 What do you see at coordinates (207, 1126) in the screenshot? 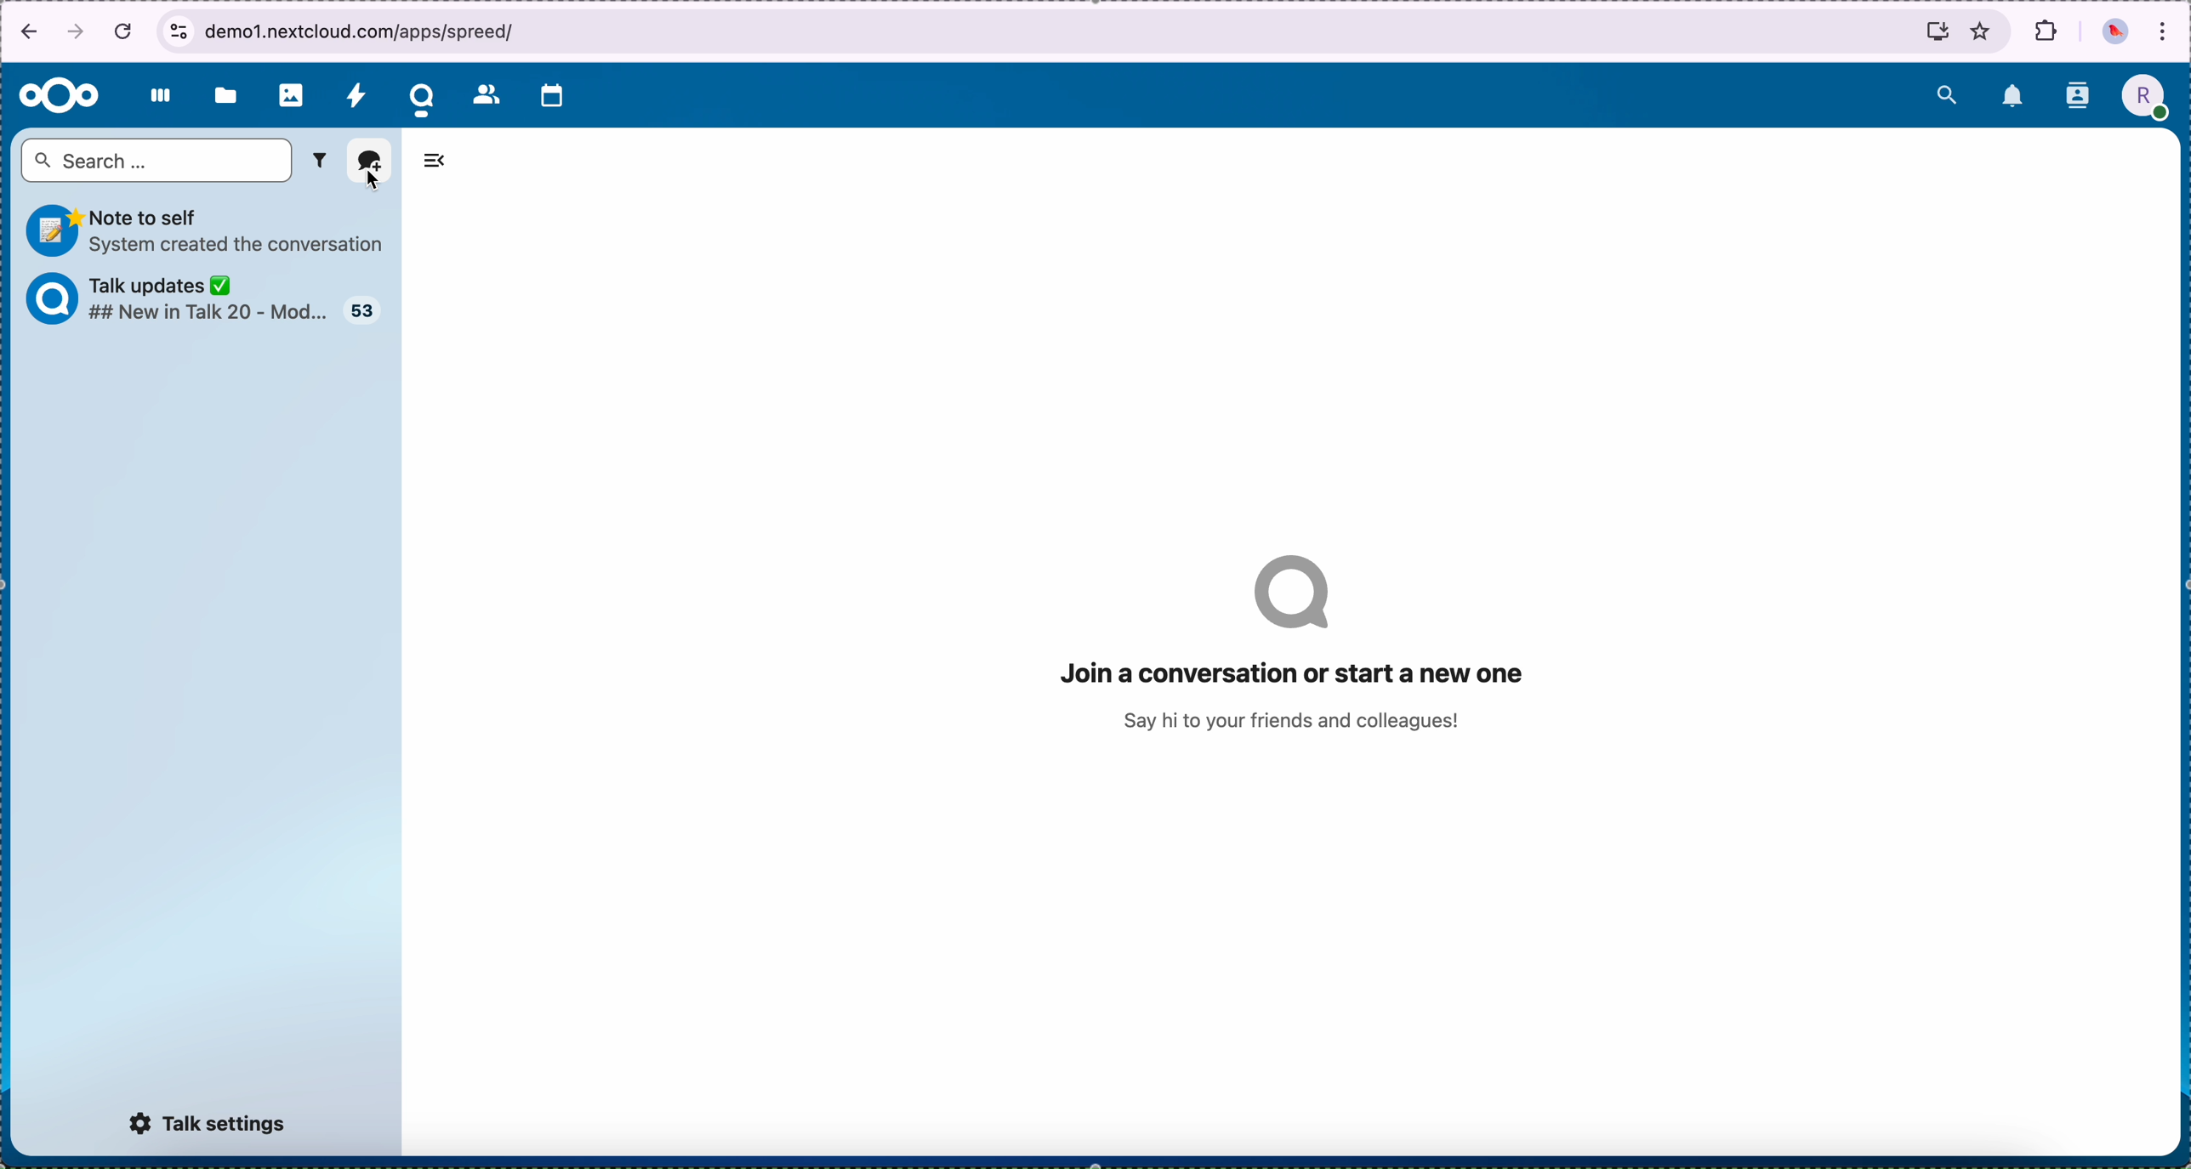
I see `talk settings` at bounding box center [207, 1126].